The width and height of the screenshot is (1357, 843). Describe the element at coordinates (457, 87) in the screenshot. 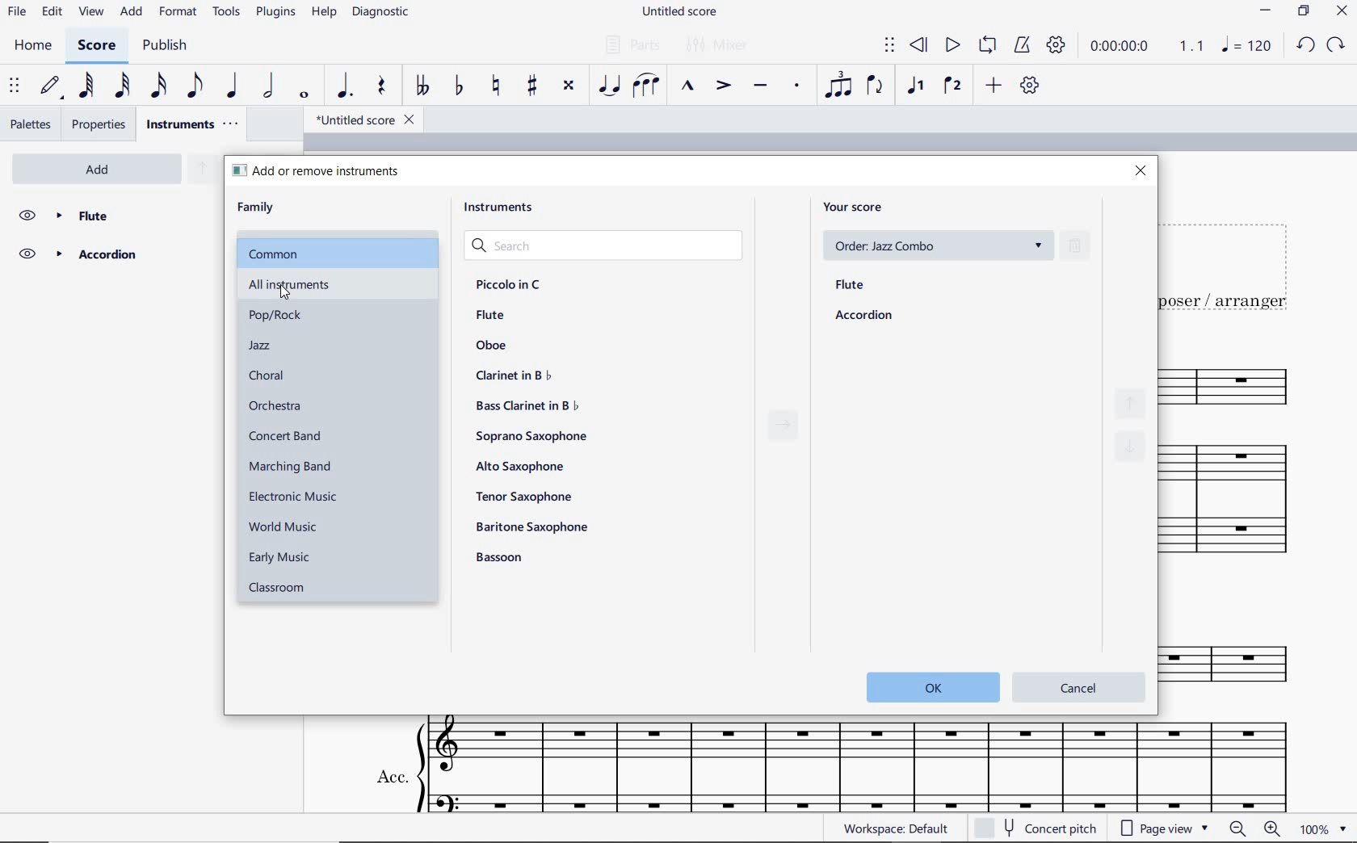

I see `toggle flat` at that location.